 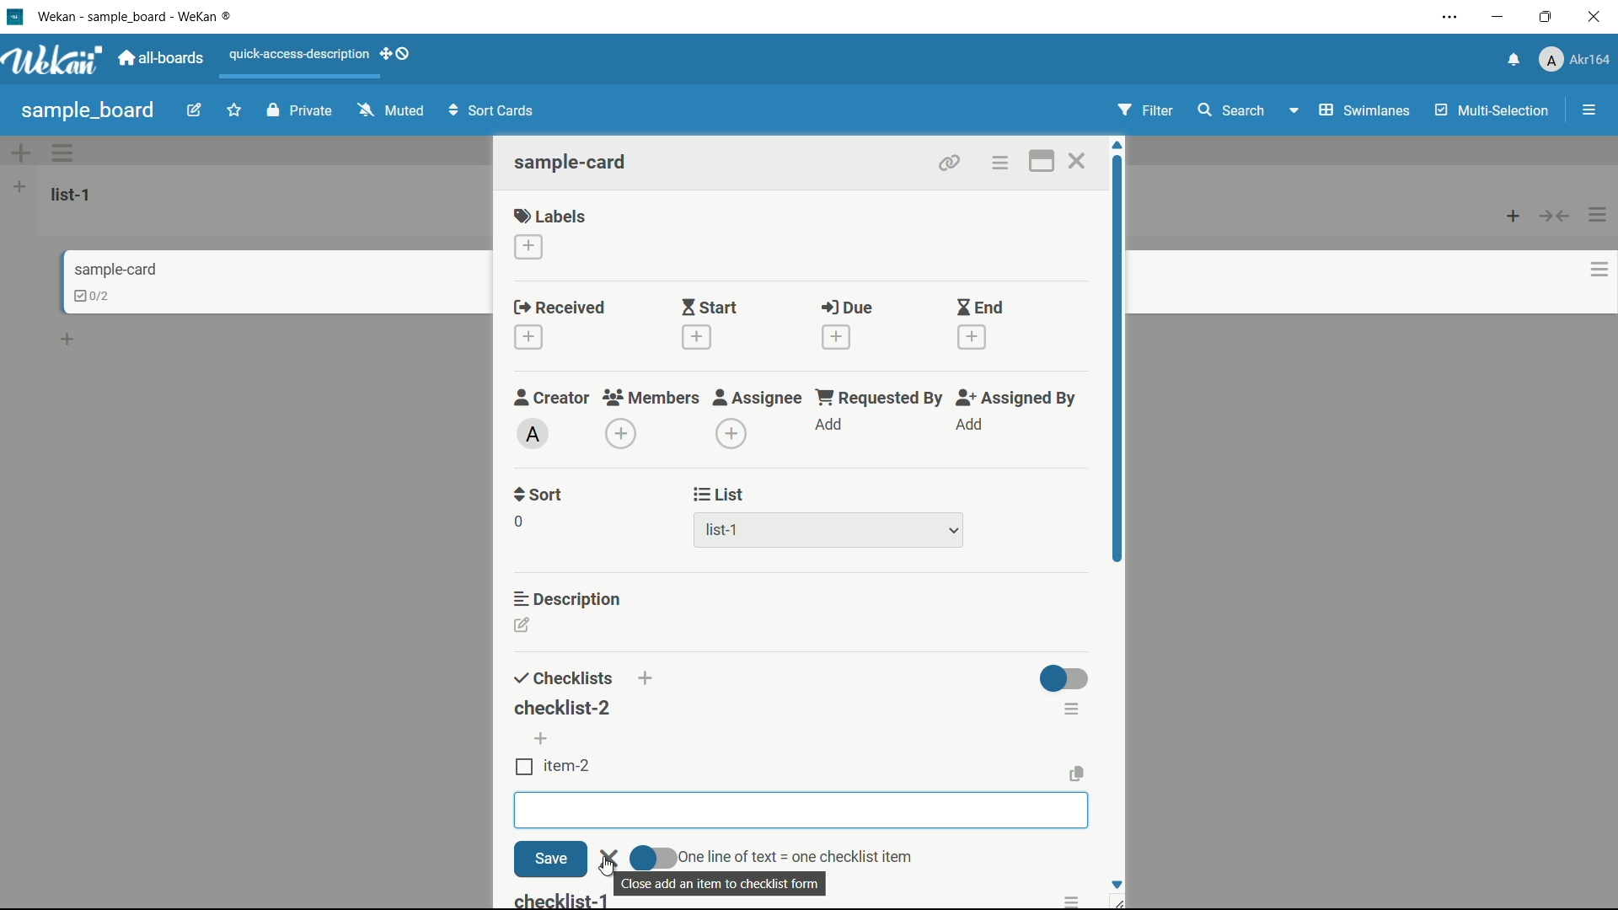 What do you see at coordinates (1363, 110) in the screenshot?
I see `swimlanes` at bounding box center [1363, 110].